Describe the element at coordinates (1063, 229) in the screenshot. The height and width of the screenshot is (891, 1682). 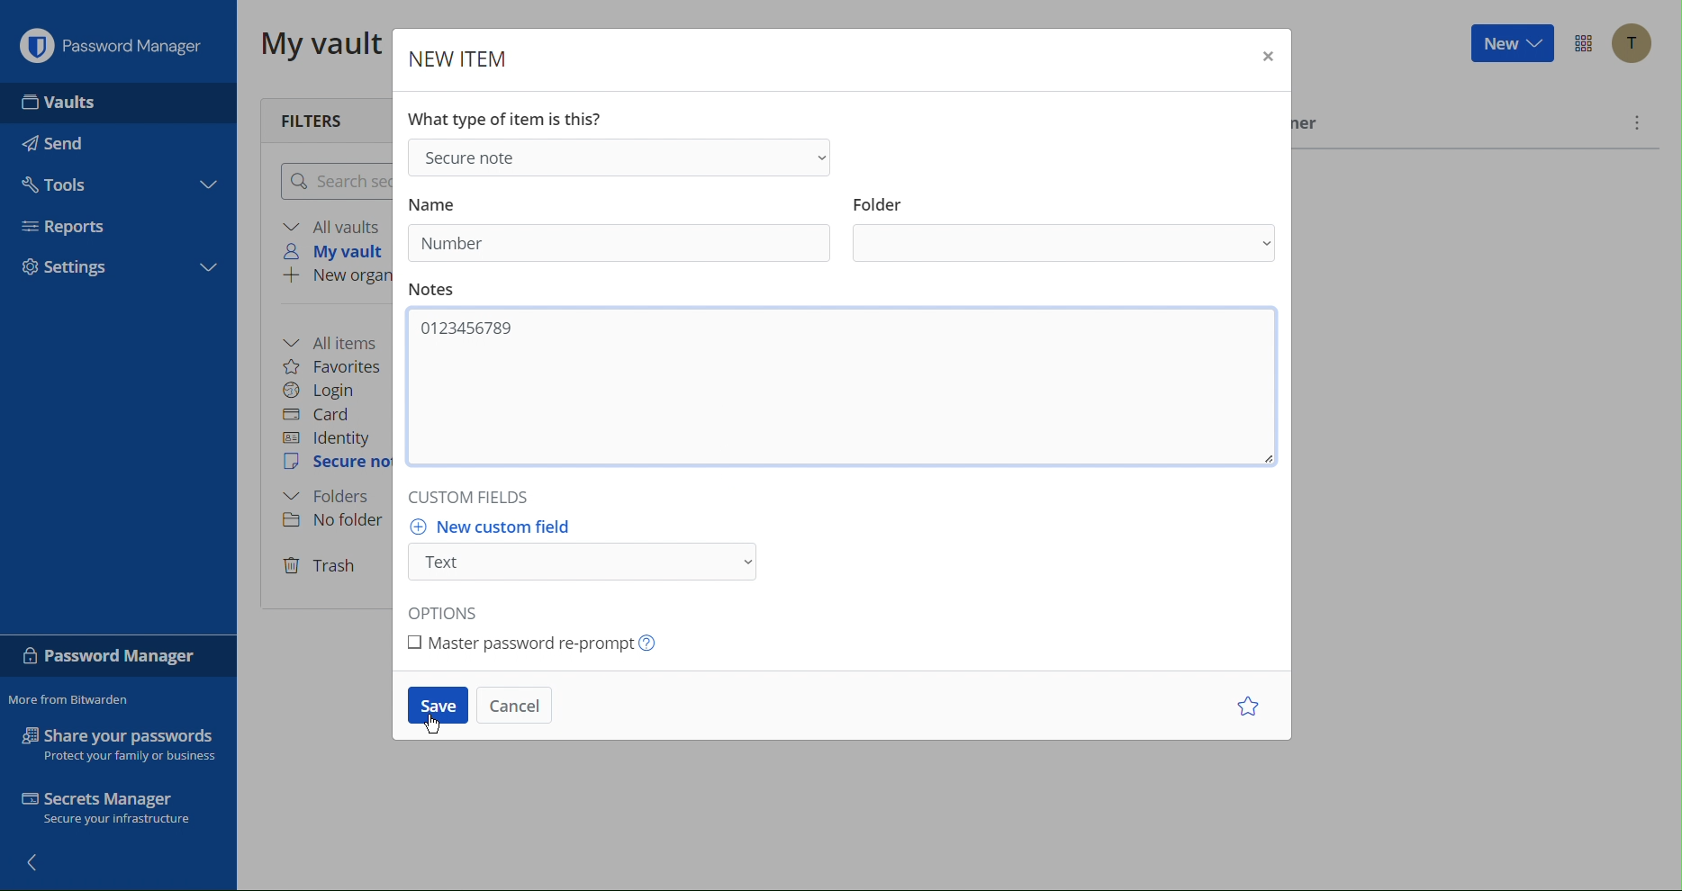
I see `Folder` at that location.